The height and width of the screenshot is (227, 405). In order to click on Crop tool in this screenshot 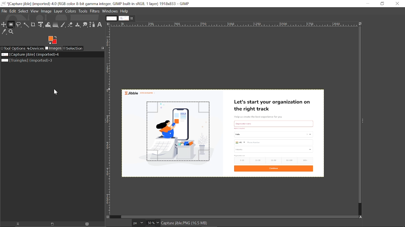, I will do `click(33, 24)`.